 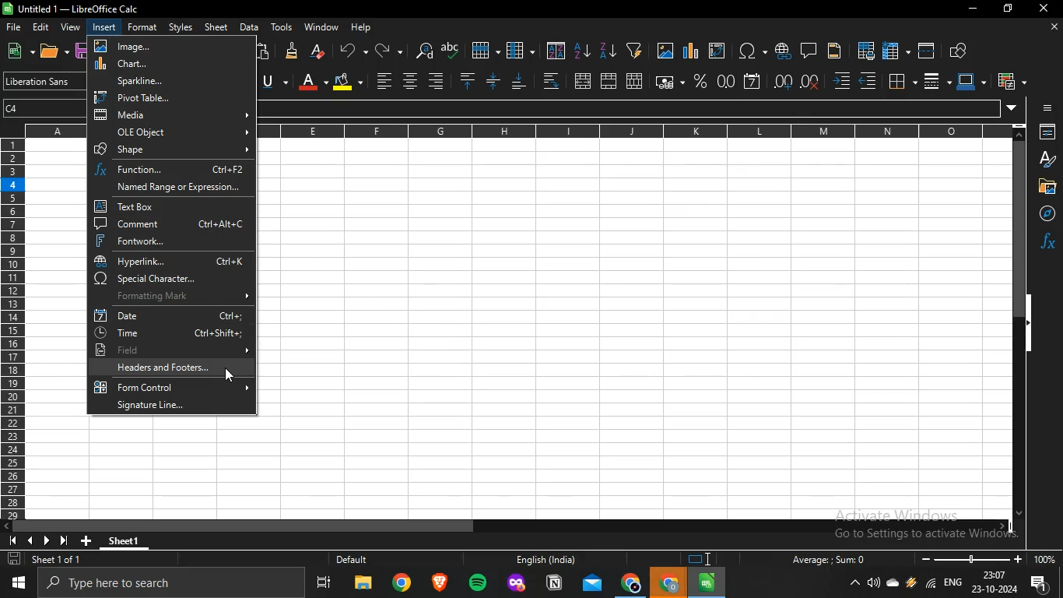 What do you see at coordinates (691, 51) in the screenshot?
I see `insert charts` at bounding box center [691, 51].